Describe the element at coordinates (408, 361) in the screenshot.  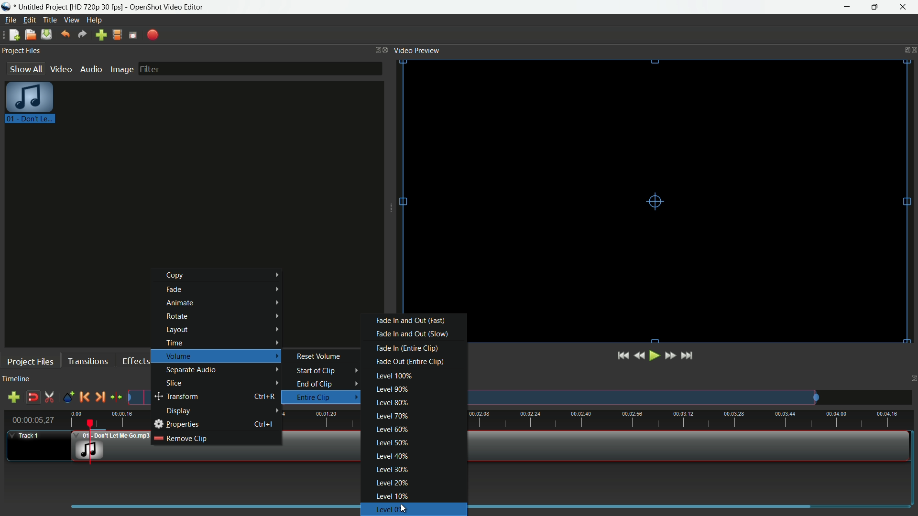
I see `fade out entire clip` at that location.